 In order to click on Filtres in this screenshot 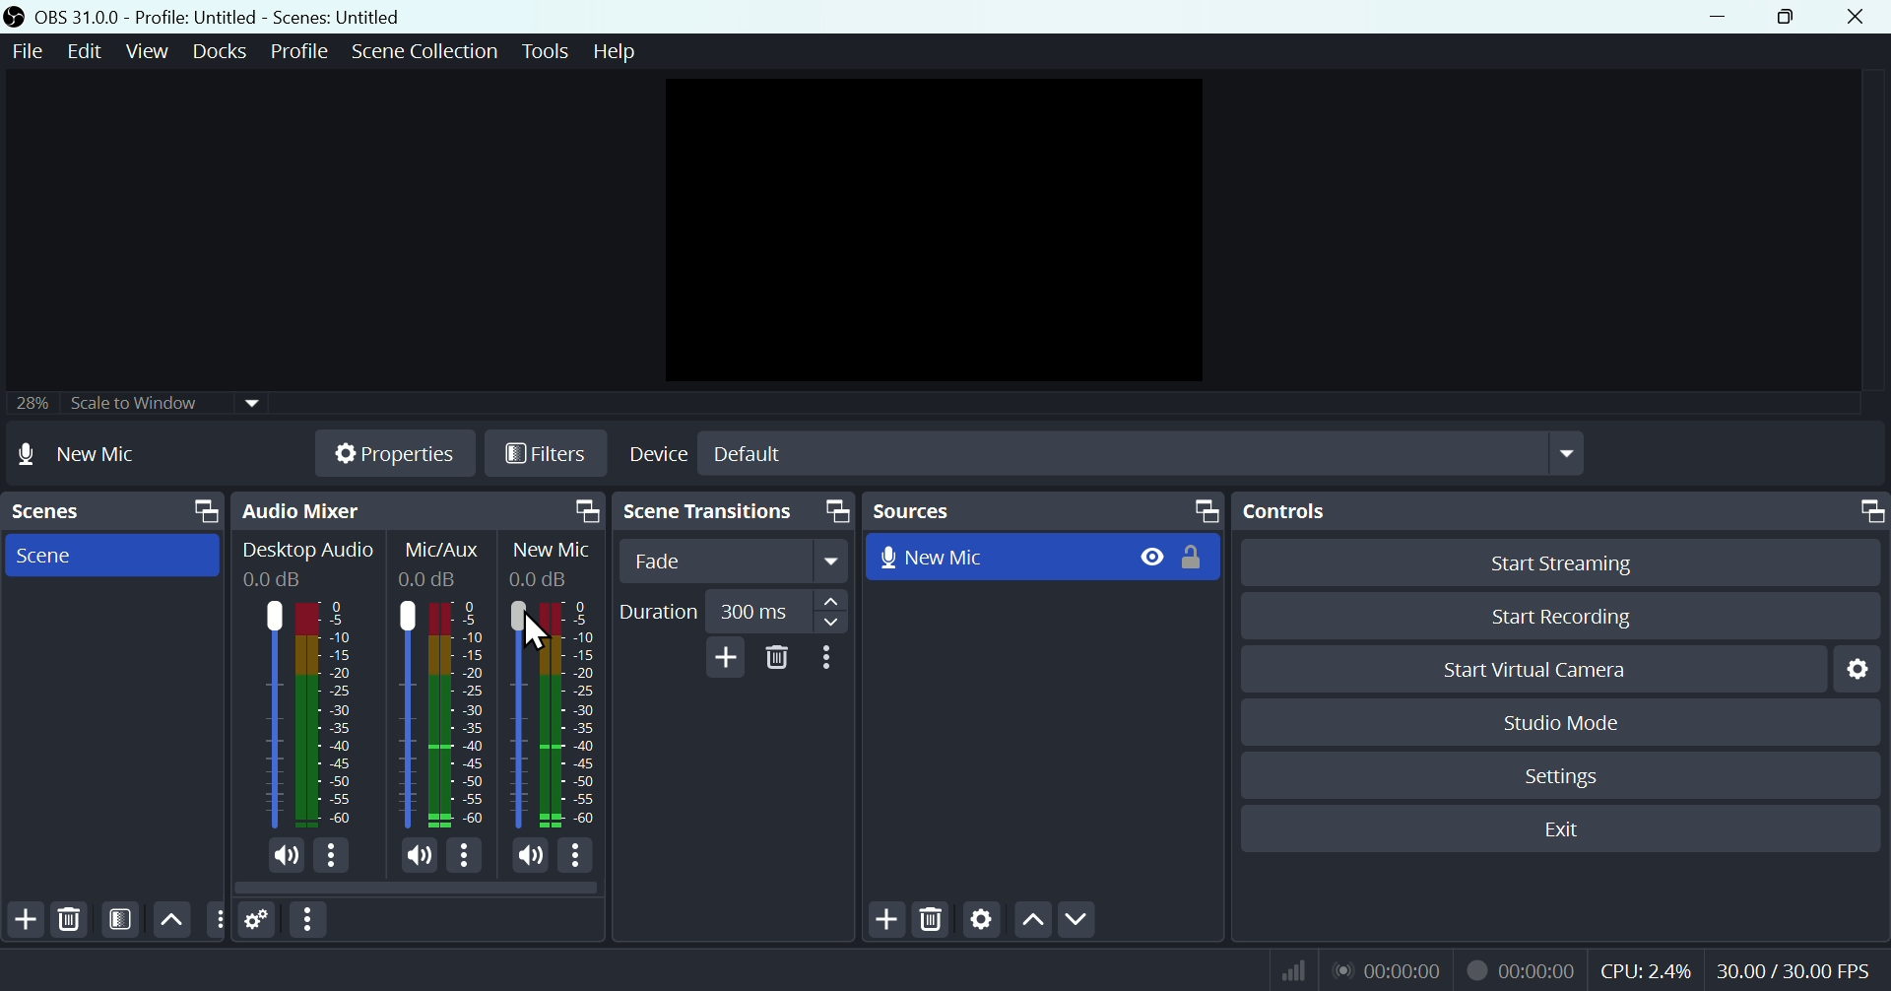, I will do `click(547, 457)`.